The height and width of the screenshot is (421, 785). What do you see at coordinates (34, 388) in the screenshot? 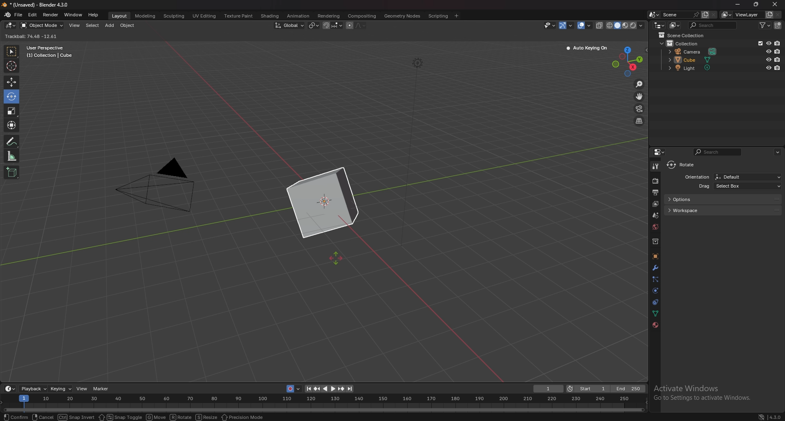
I see `playback` at bounding box center [34, 388].